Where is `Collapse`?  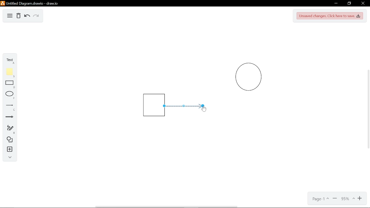
Collapse is located at coordinates (8, 157).